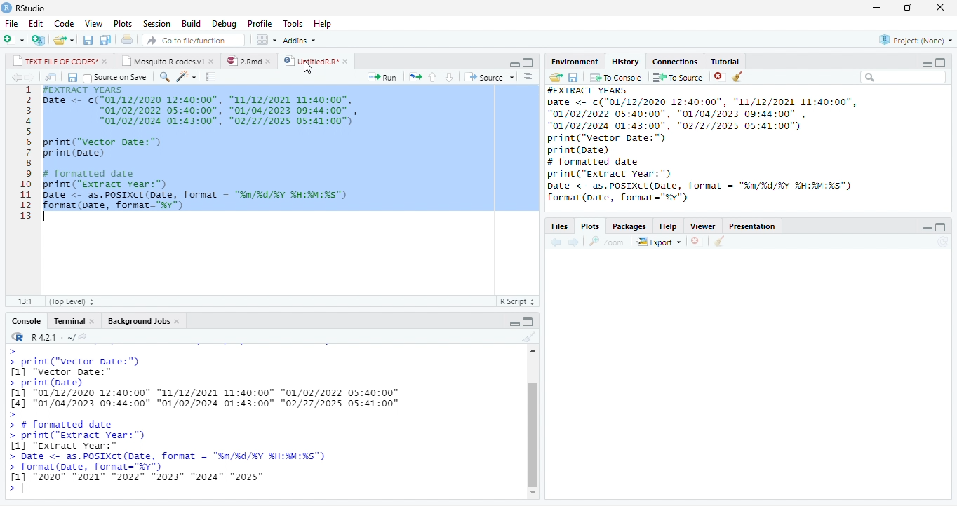  I want to click on save all, so click(105, 39).